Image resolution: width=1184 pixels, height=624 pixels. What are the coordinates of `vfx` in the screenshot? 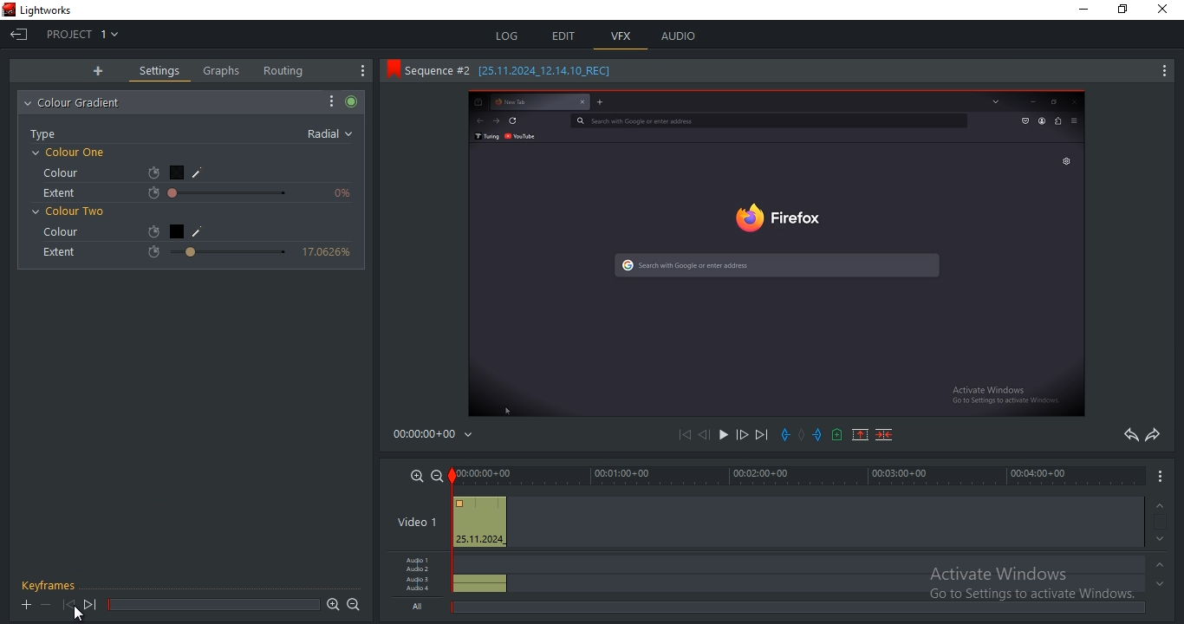 It's located at (621, 36).